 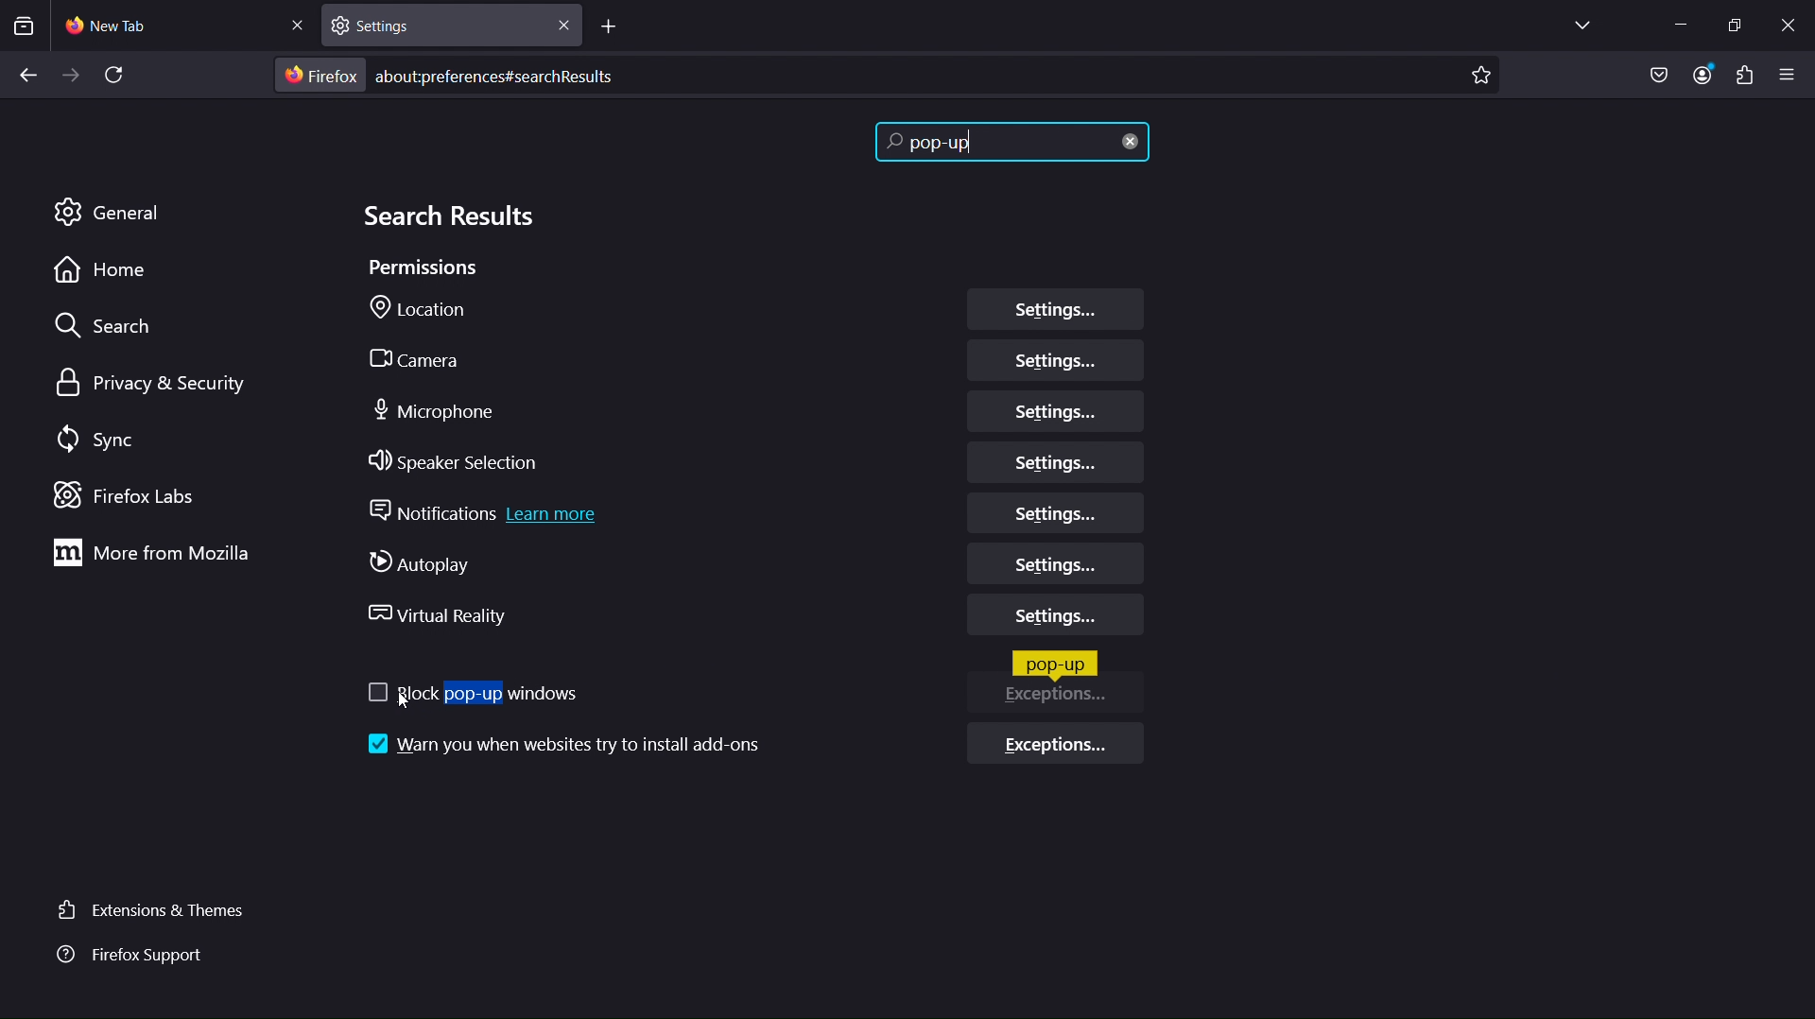 I want to click on General, so click(x=109, y=210).